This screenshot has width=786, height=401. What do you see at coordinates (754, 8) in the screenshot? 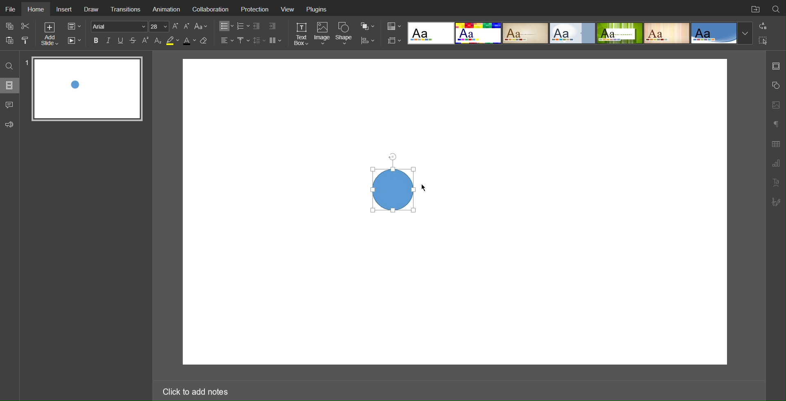
I see `Open File Location` at bounding box center [754, 8].